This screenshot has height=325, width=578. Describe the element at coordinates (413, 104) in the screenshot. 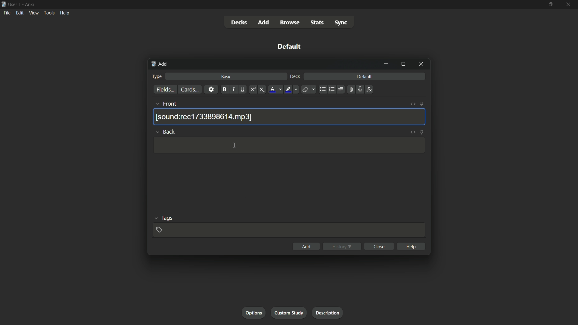

I see `toggle html editor` at that location.